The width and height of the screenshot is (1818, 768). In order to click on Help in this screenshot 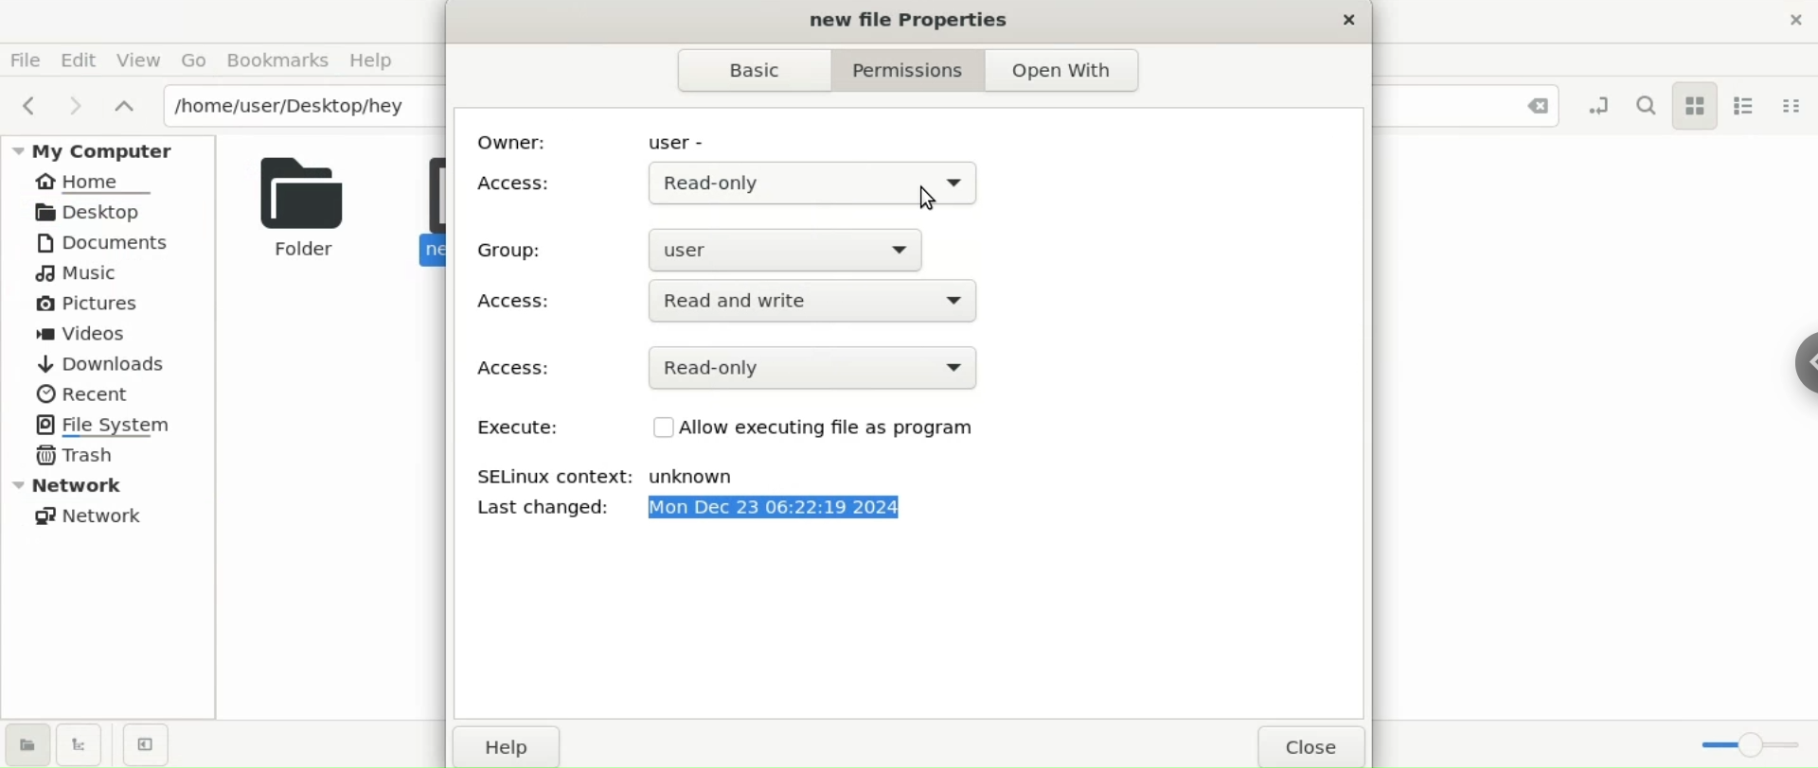, I will do `click(512, 750)`.